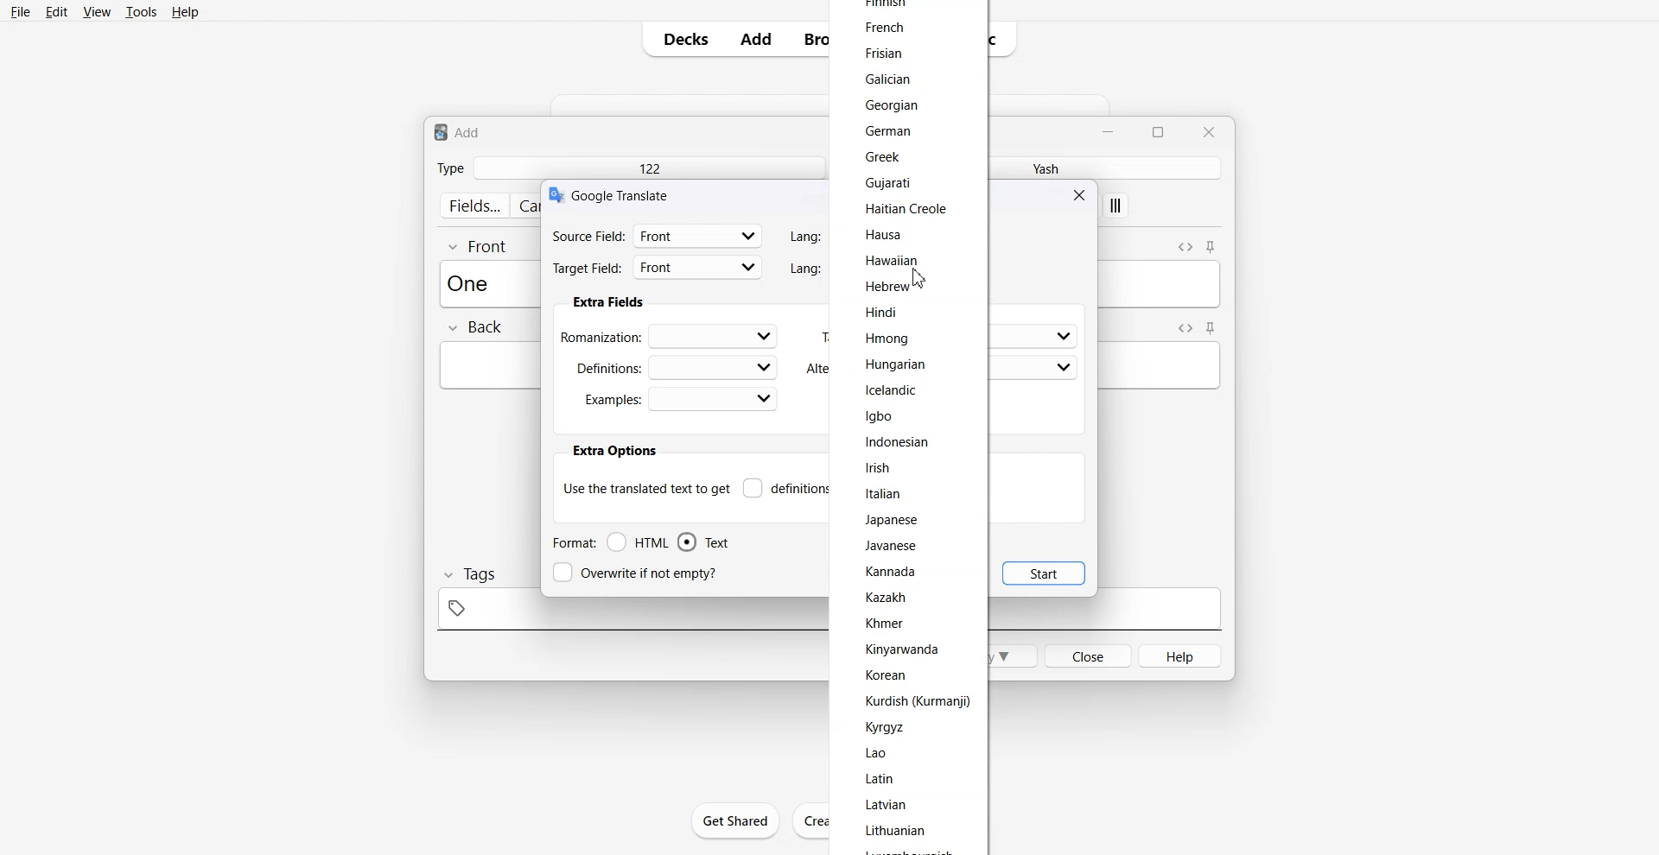 The height and width of the screenshot is (855, 1659). Describe the element at coordinates (1063, 337) in the screenshot. I see `dropdown` at that location.